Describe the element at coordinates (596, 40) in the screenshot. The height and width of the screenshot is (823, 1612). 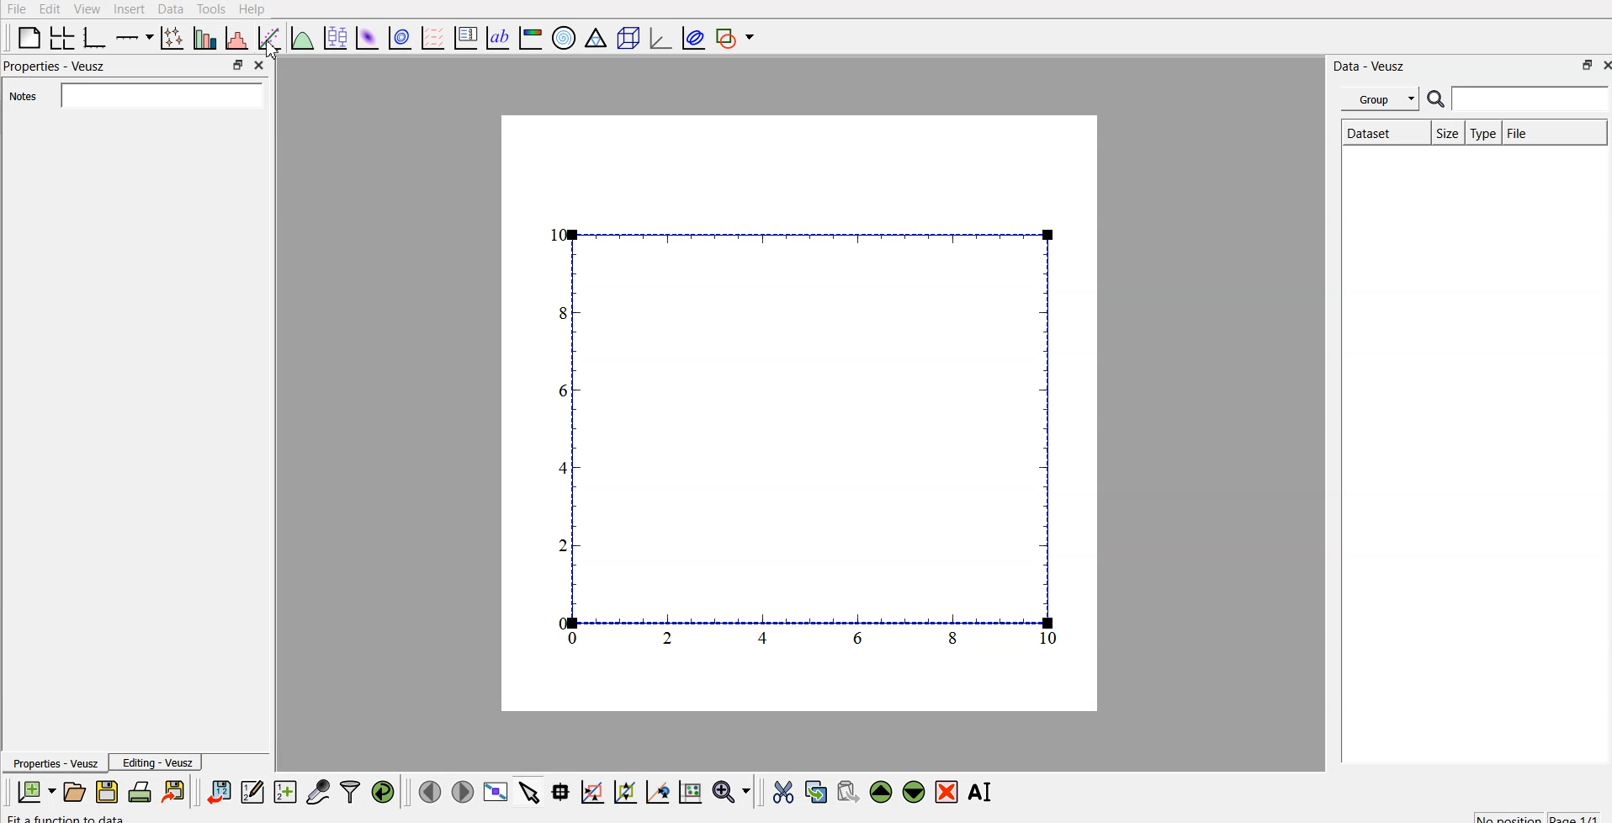
I see `ternary graph` at that location.